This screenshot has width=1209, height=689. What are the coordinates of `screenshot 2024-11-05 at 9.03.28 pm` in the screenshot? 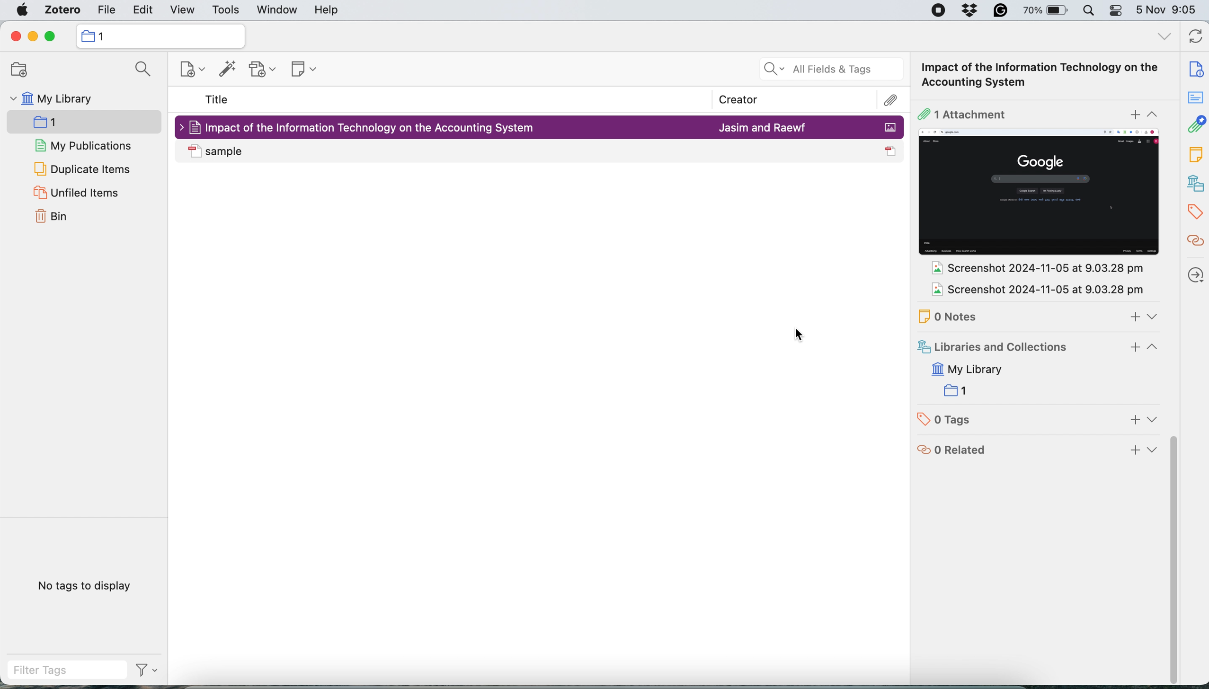 It's located at (1034, 291).